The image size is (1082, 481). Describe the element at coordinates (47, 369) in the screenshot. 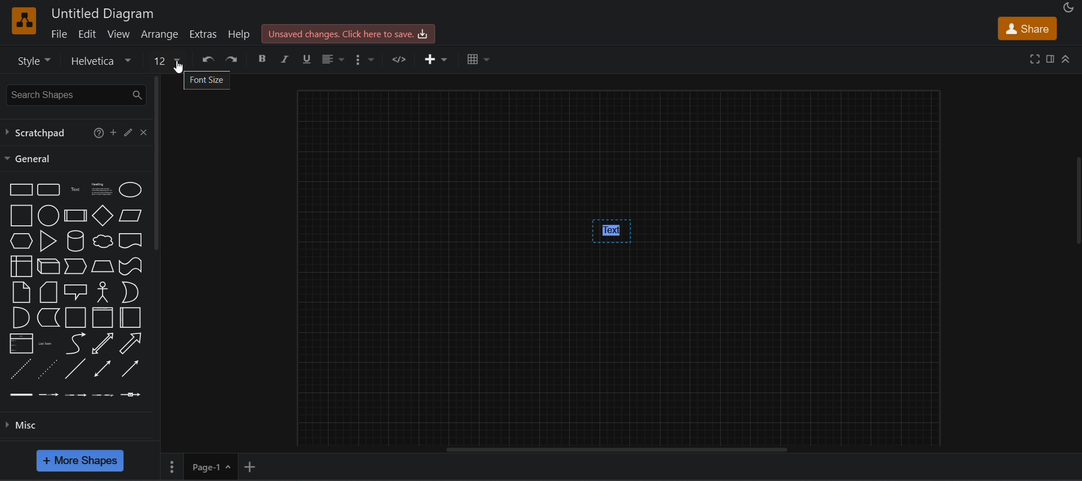

I see `Dotted line` at that location.